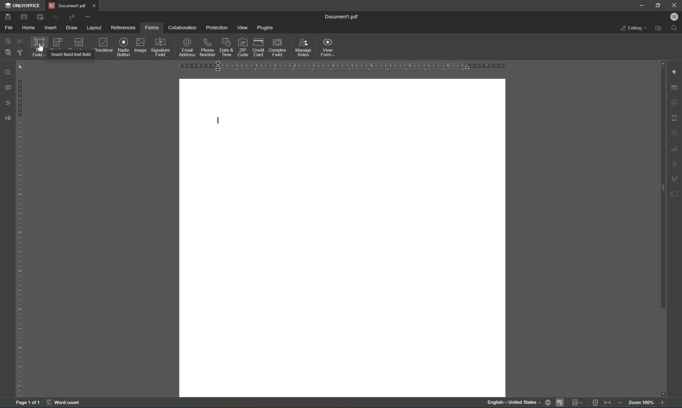 The image size is (682, 408). What do you see at coordinates (29, 28) in the screenshot?
I see `home` at bounding box center [29, 28].